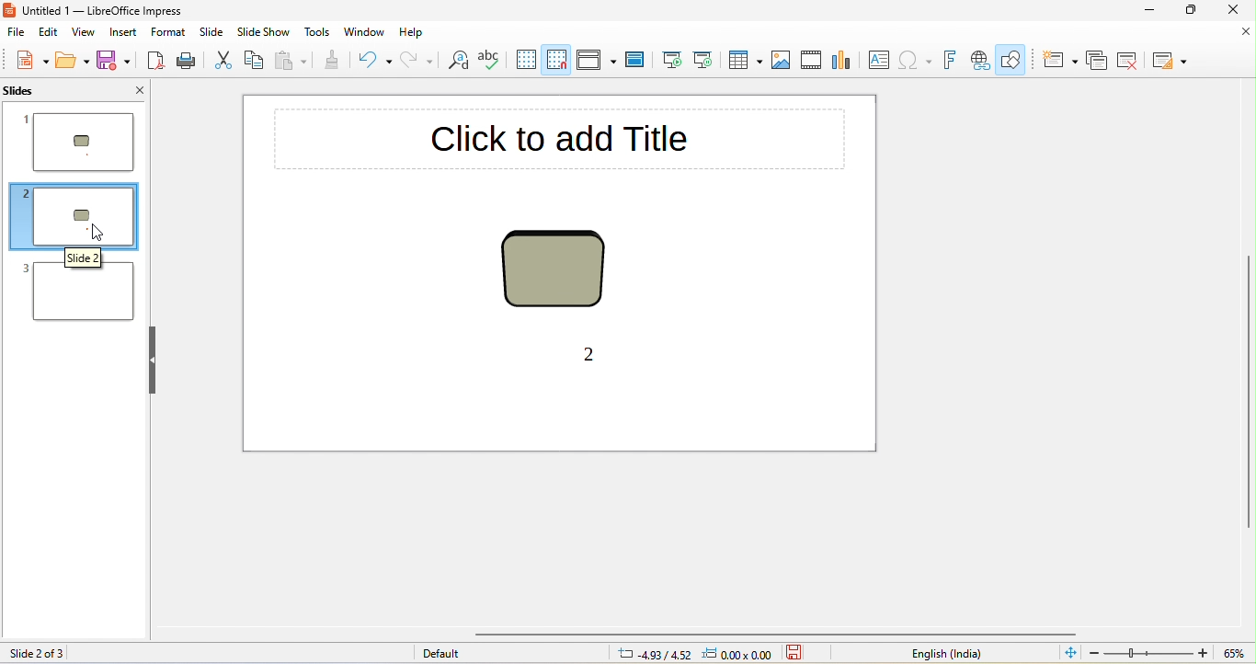 This screenshot has height=664, width=1256. I want to click on hyperlink, so click(979, 60).